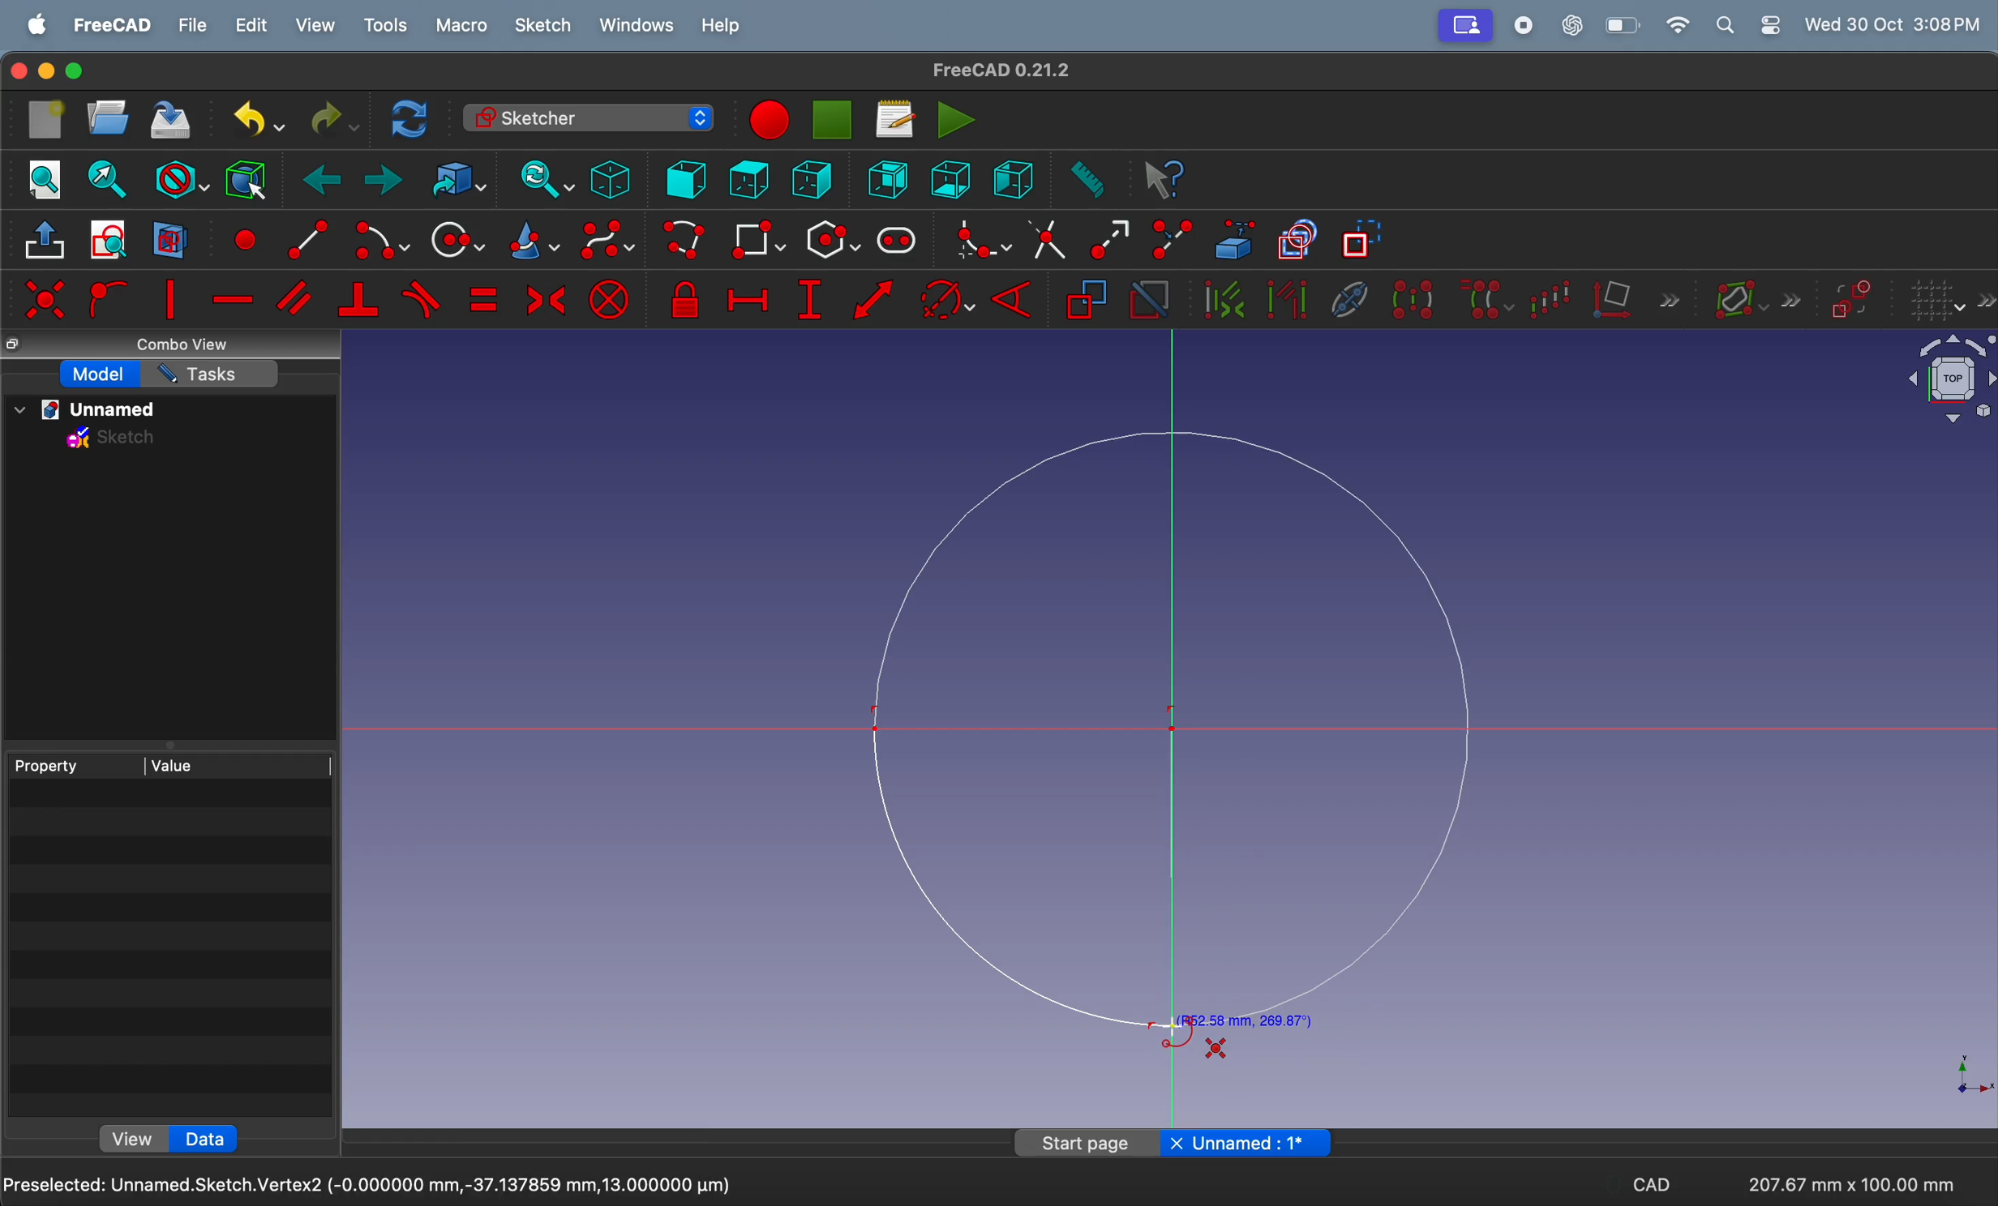  What do you see at coordinates (108, 118) in the screenshot?
I see `open new document` at bounding box center [108, 118].